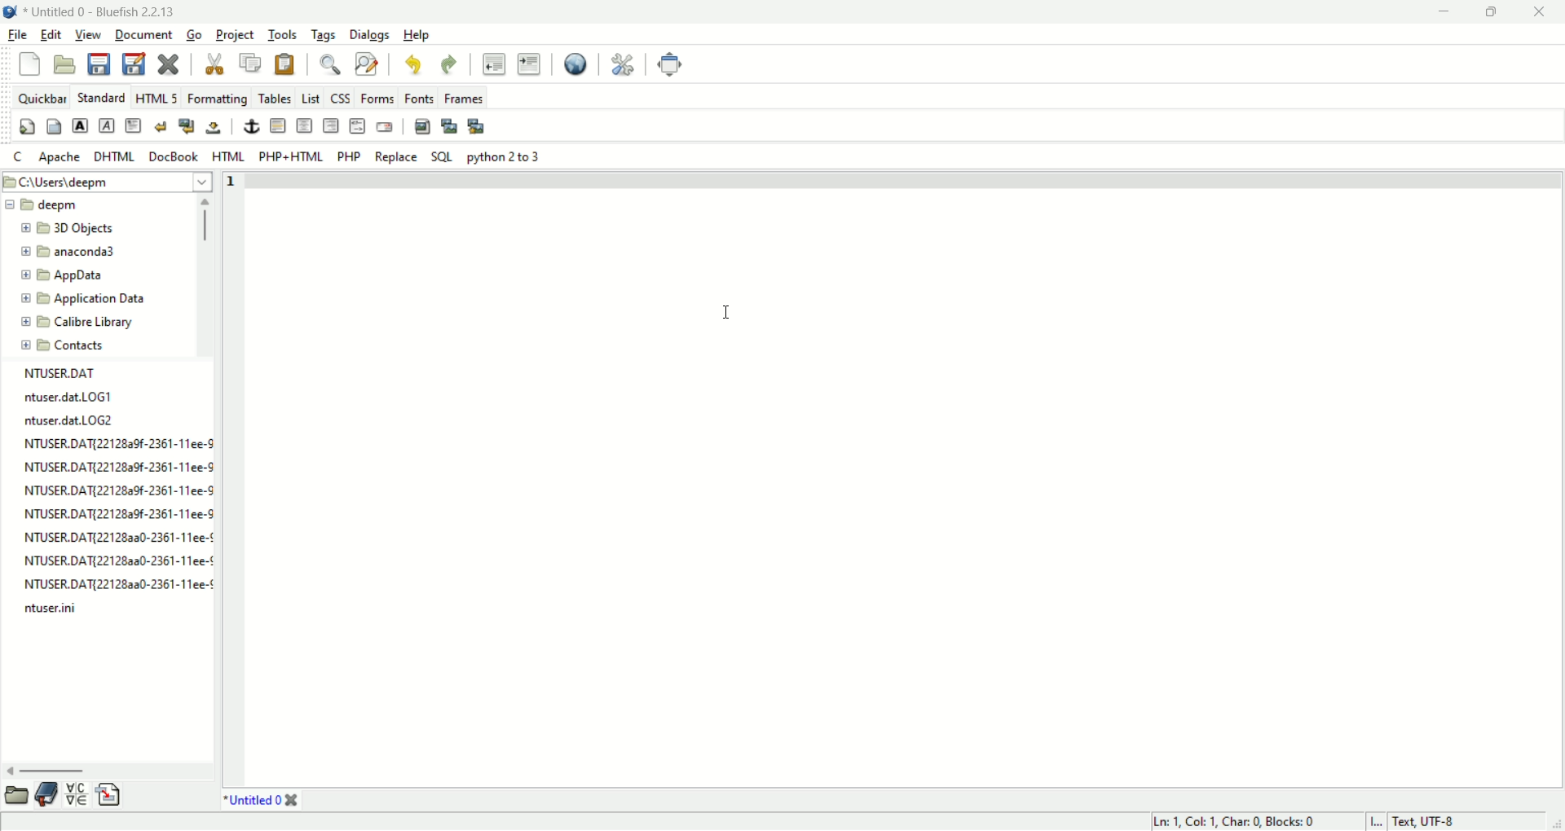  I want to click on fonts, so click(420, 96).